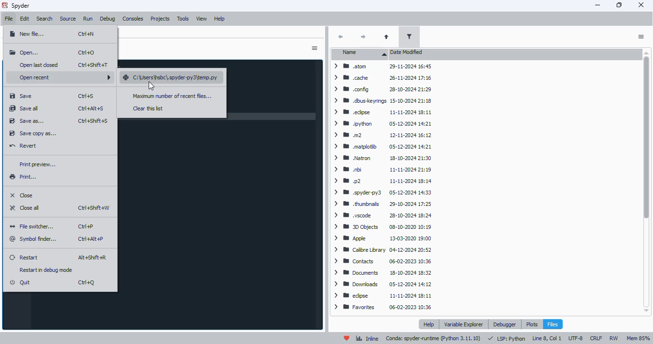  I want to click on shortcut for open last closed, so click(93, 65).